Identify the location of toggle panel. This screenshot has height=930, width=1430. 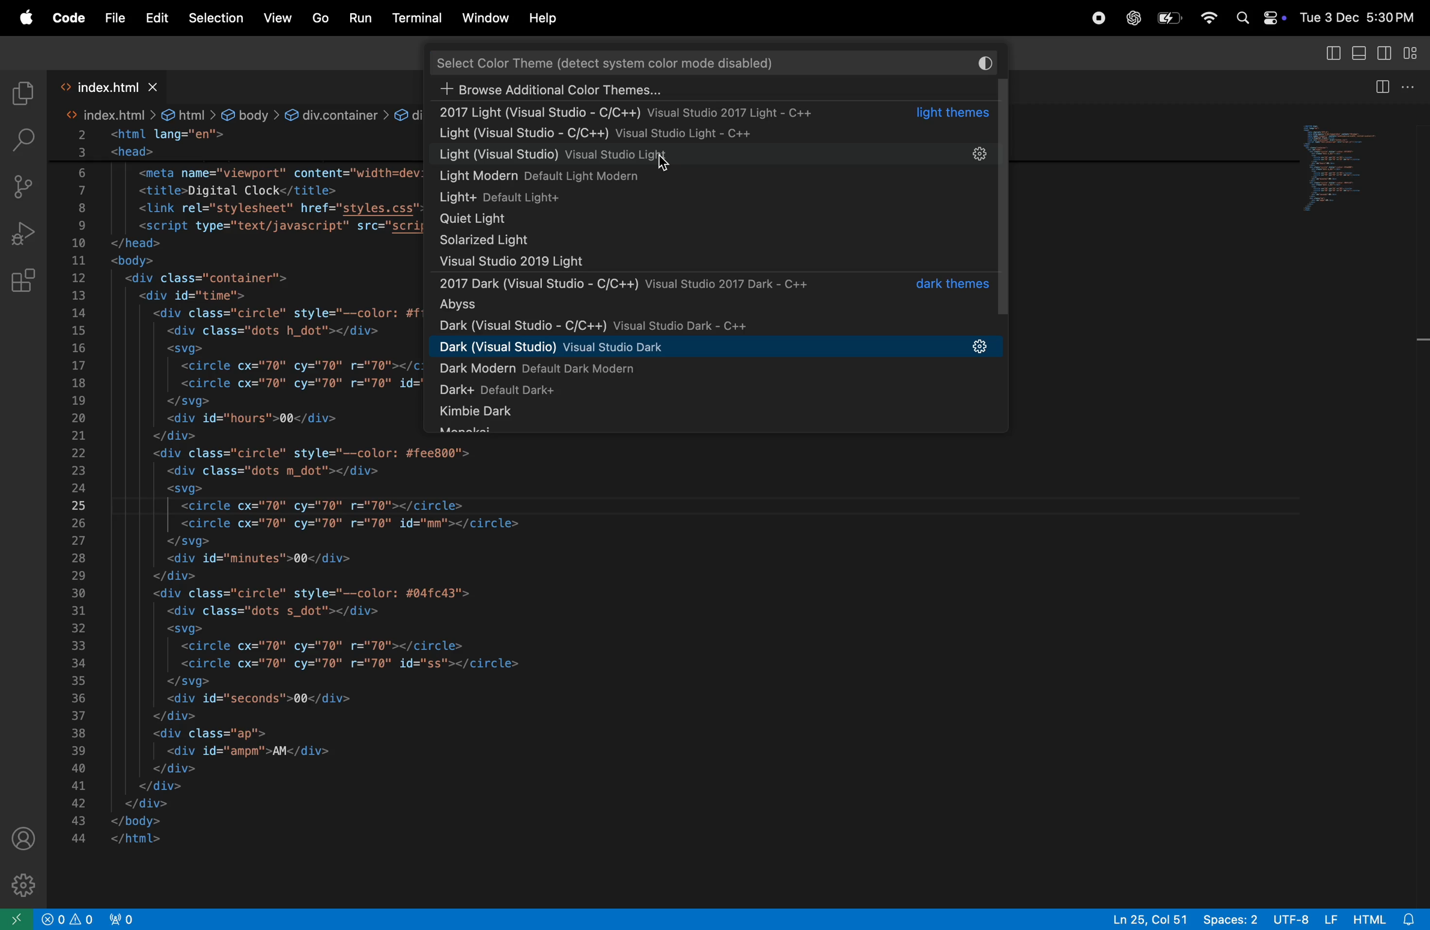
(1362, 53).